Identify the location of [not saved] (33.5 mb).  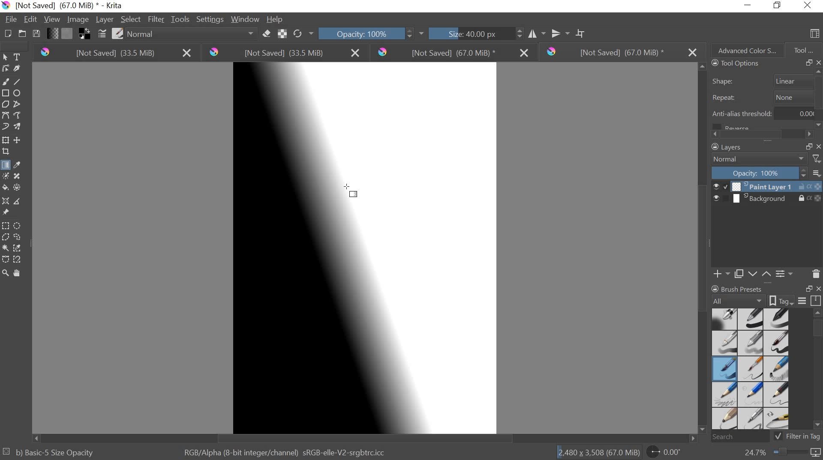
(113, 54).